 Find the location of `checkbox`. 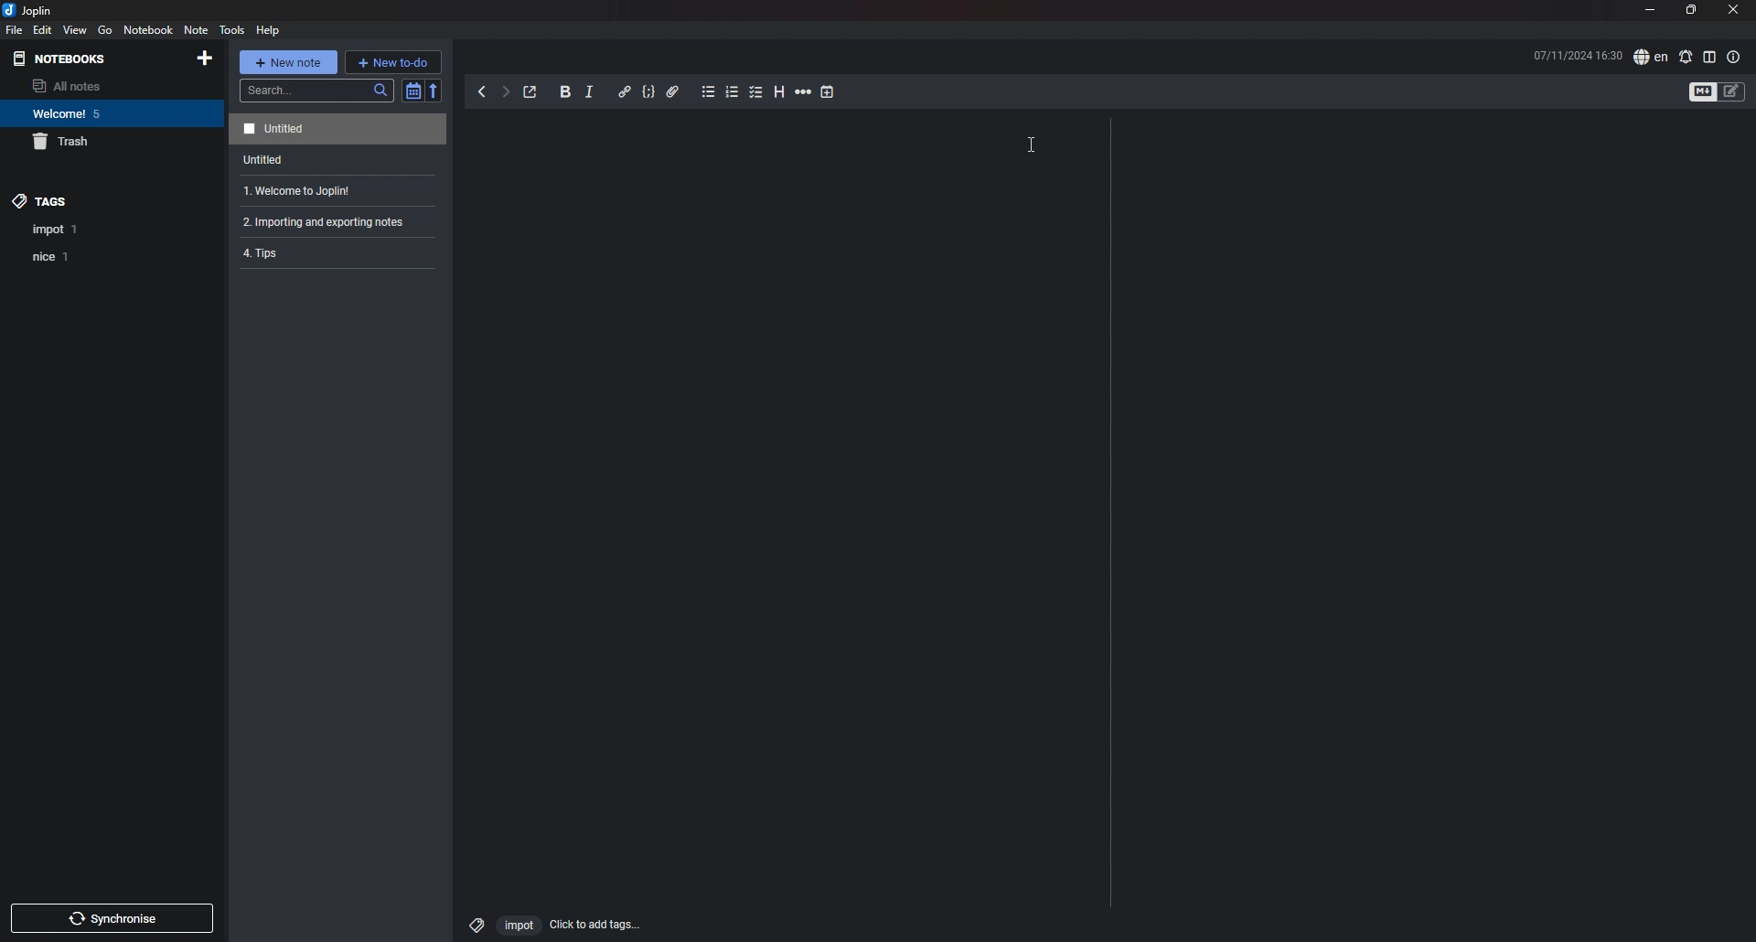

checkbox is located at coordinates (756, 92).